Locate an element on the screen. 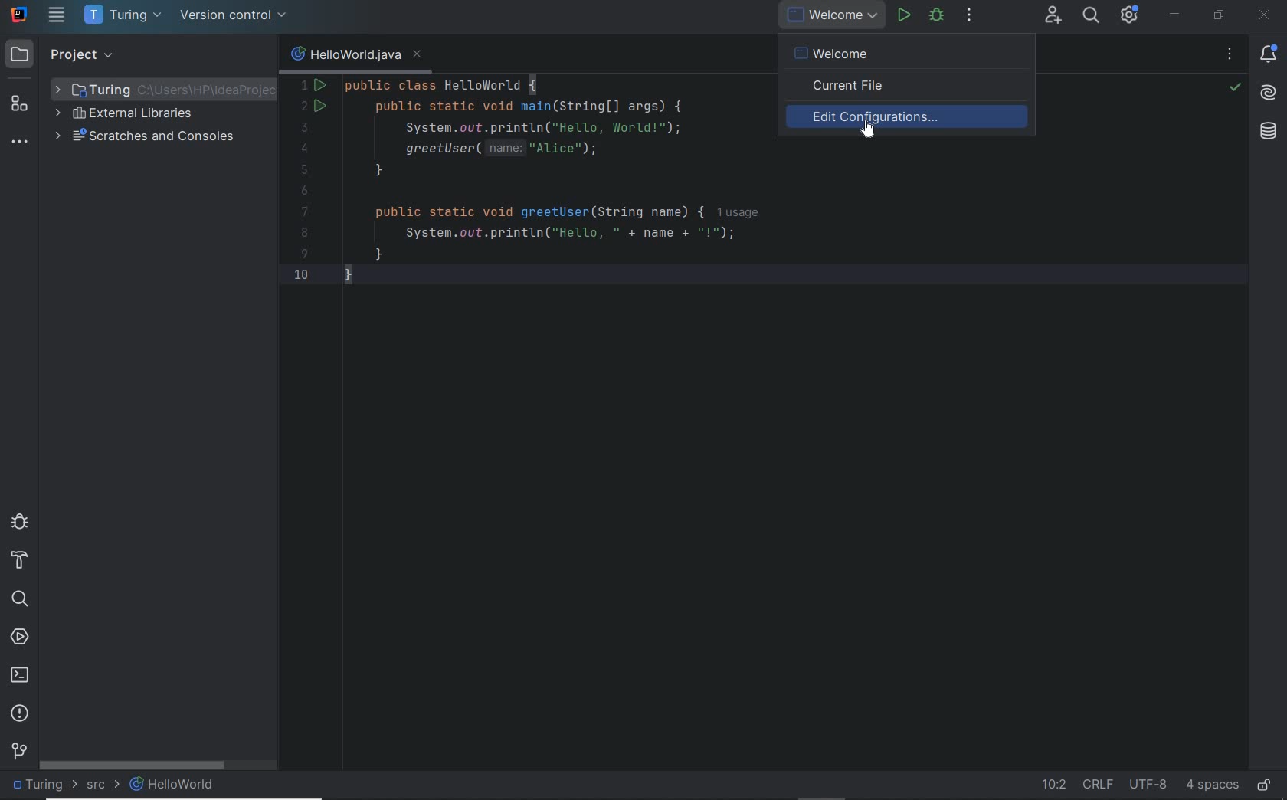 The height and width of the screenshot is (800, 1287). notifications is located at coordinates (1271, 55).